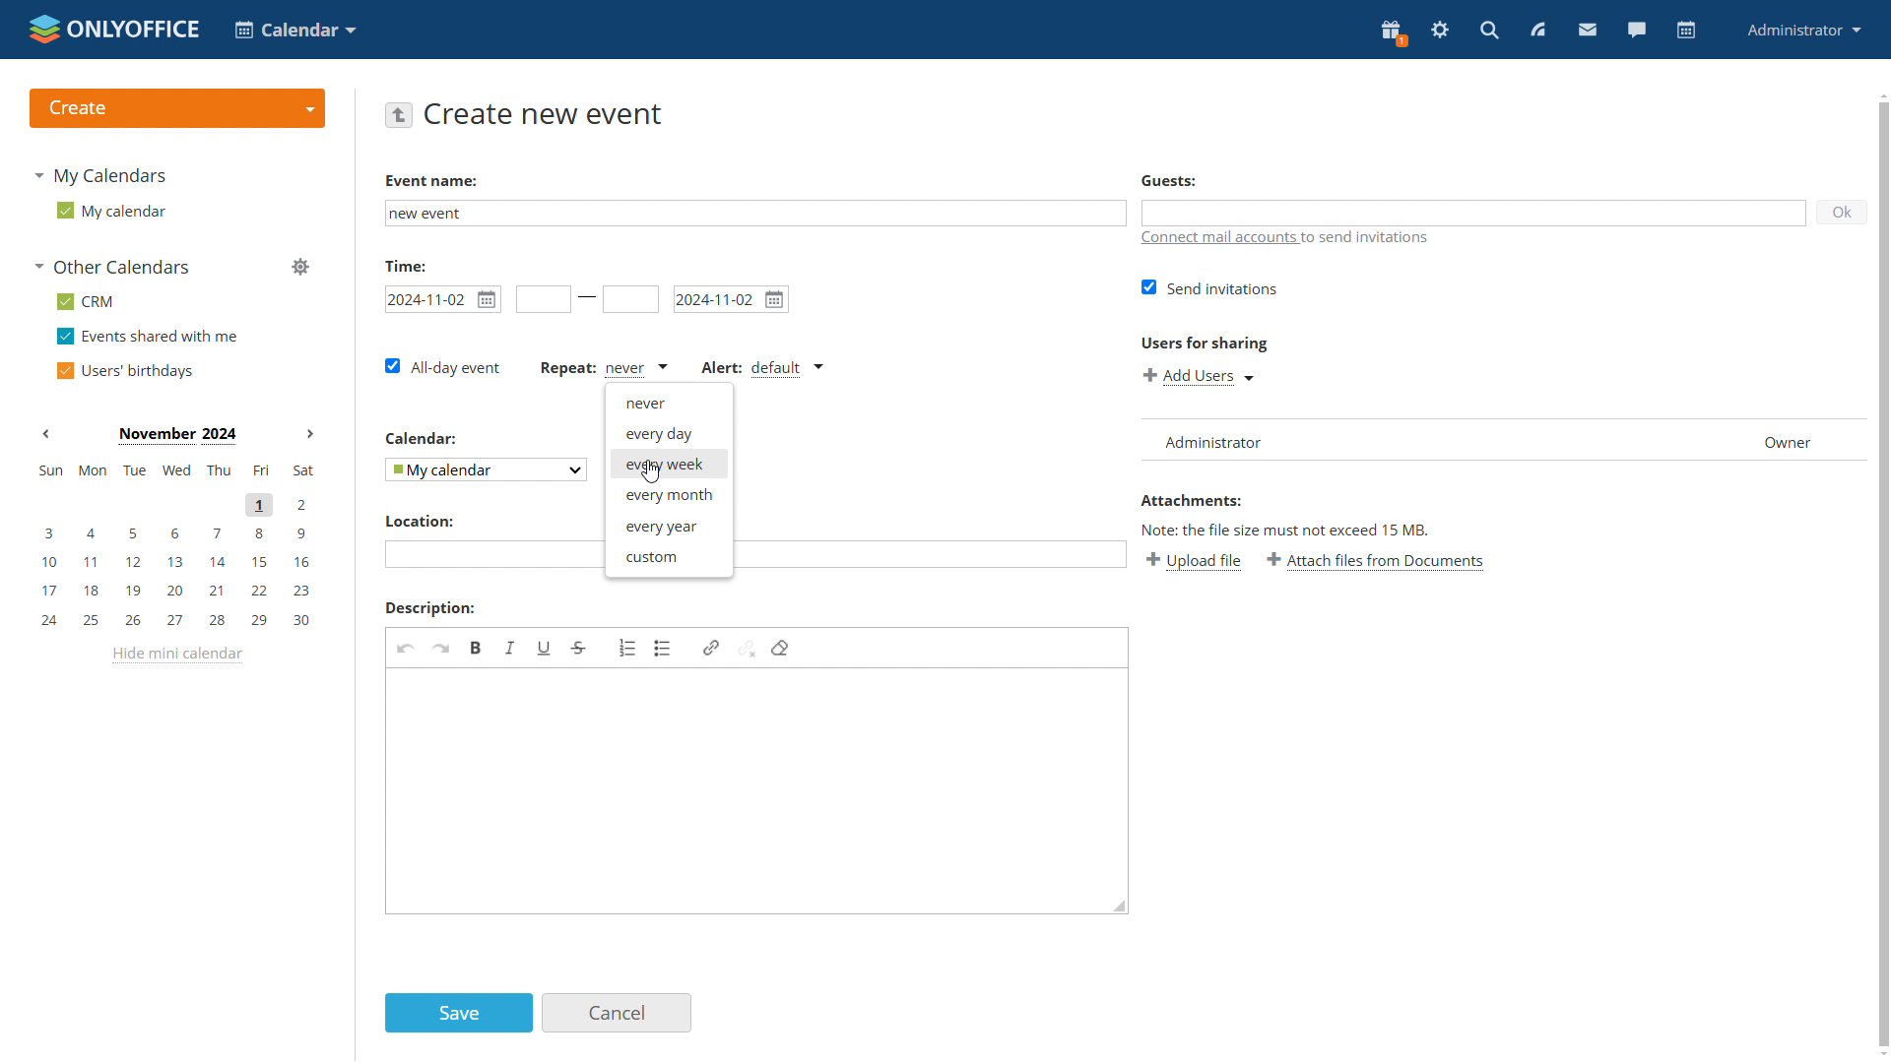  Describe the element at coordinates (124, 369) in the screenshot. I see `users' birthdays` at that location.